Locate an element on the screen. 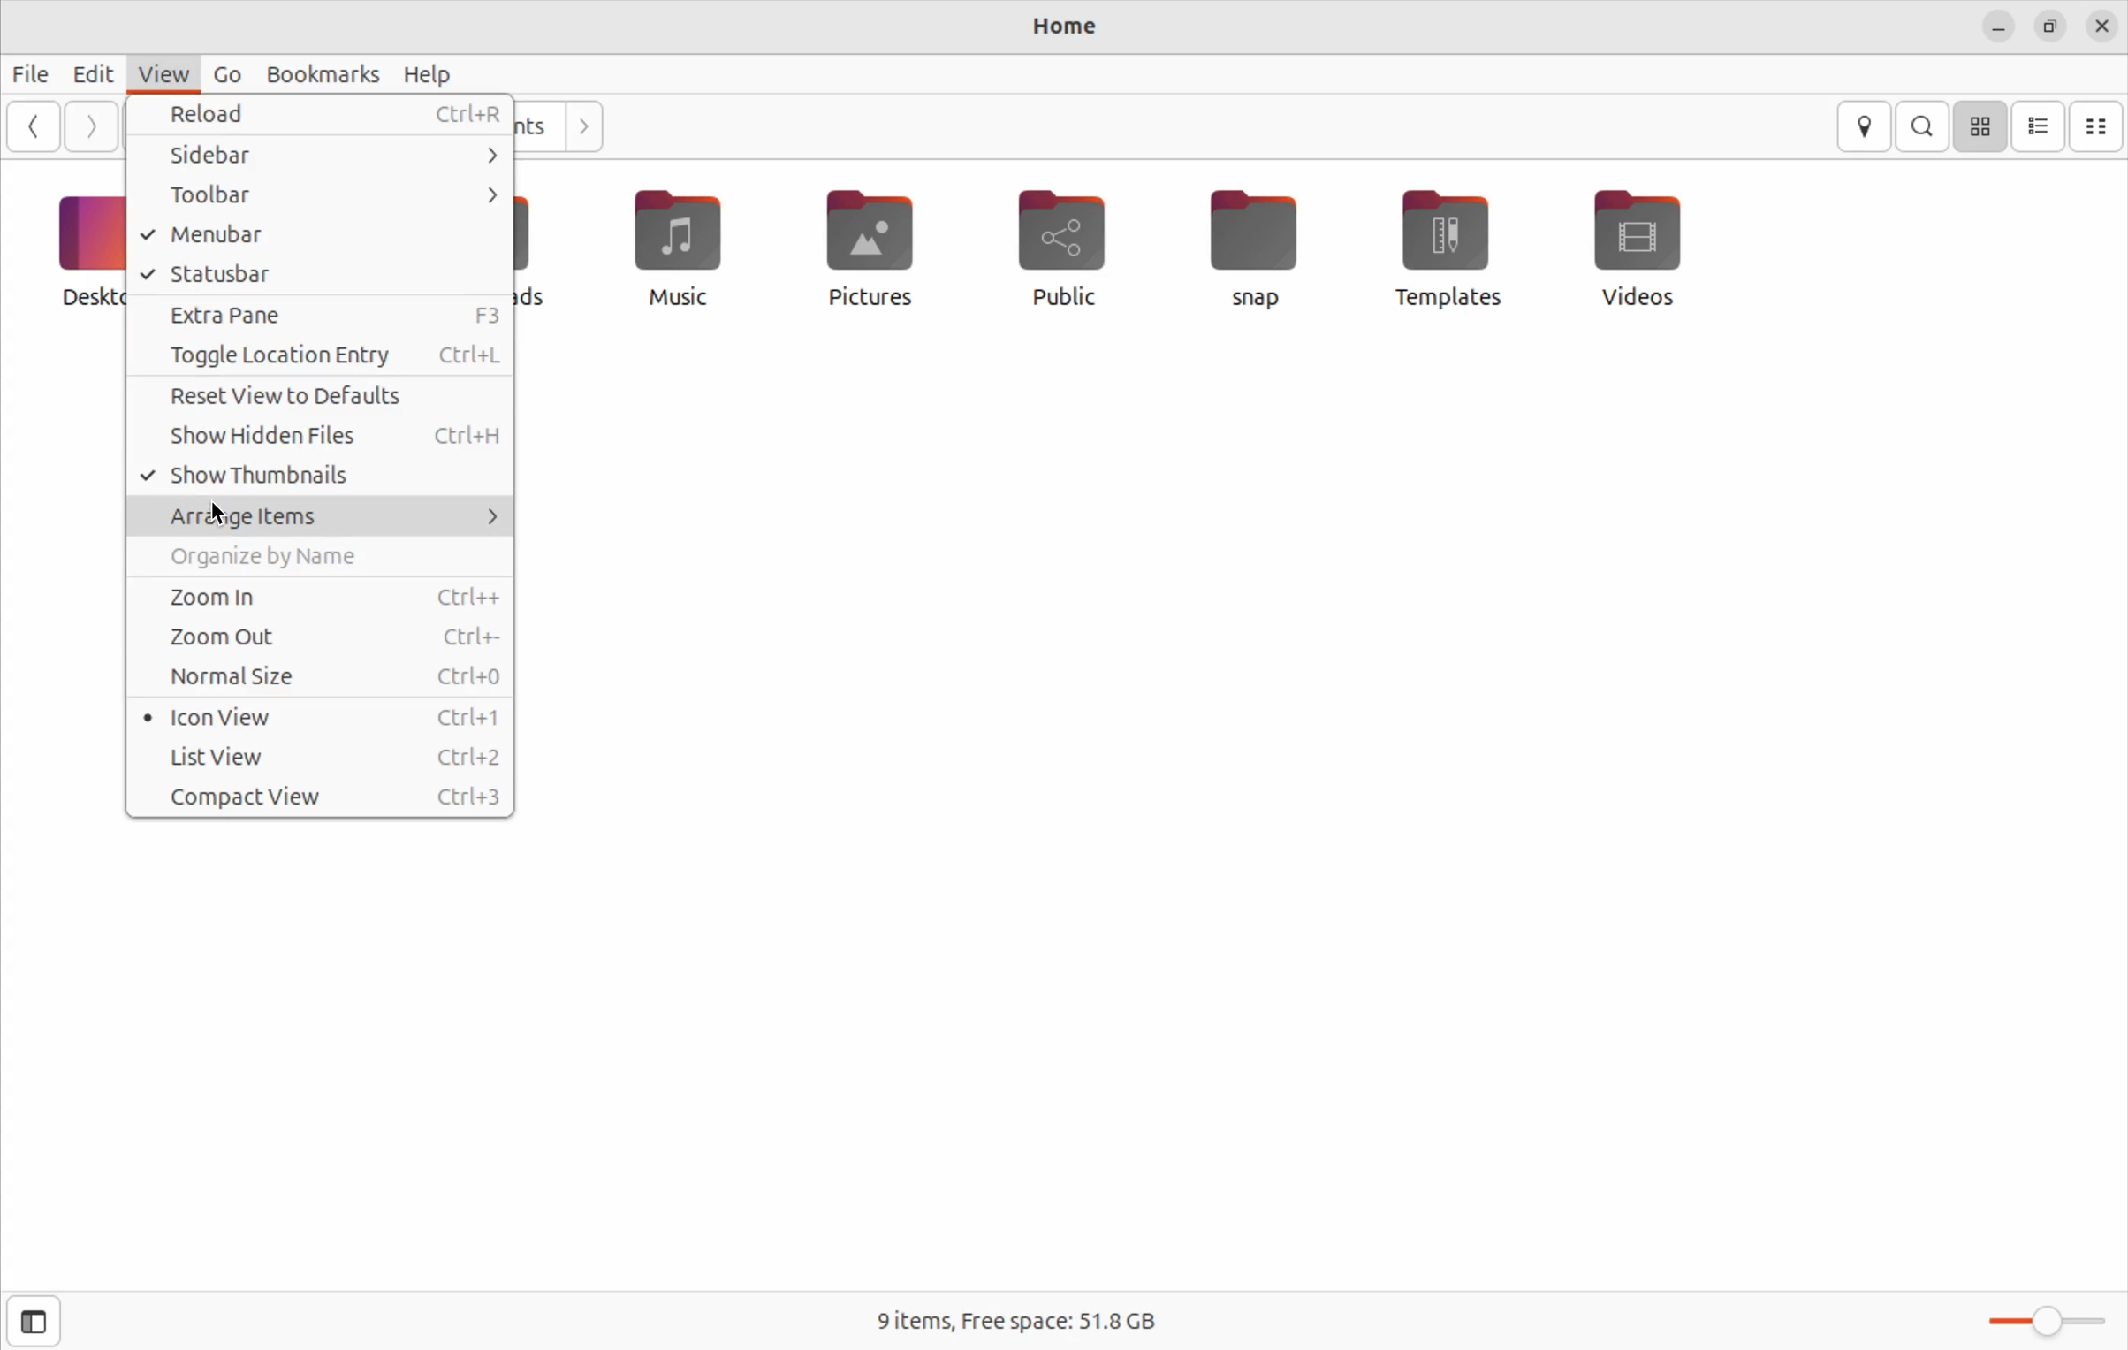 This screenshot has width=2128, height=1350. pictures is located at coordinates (863, 251).